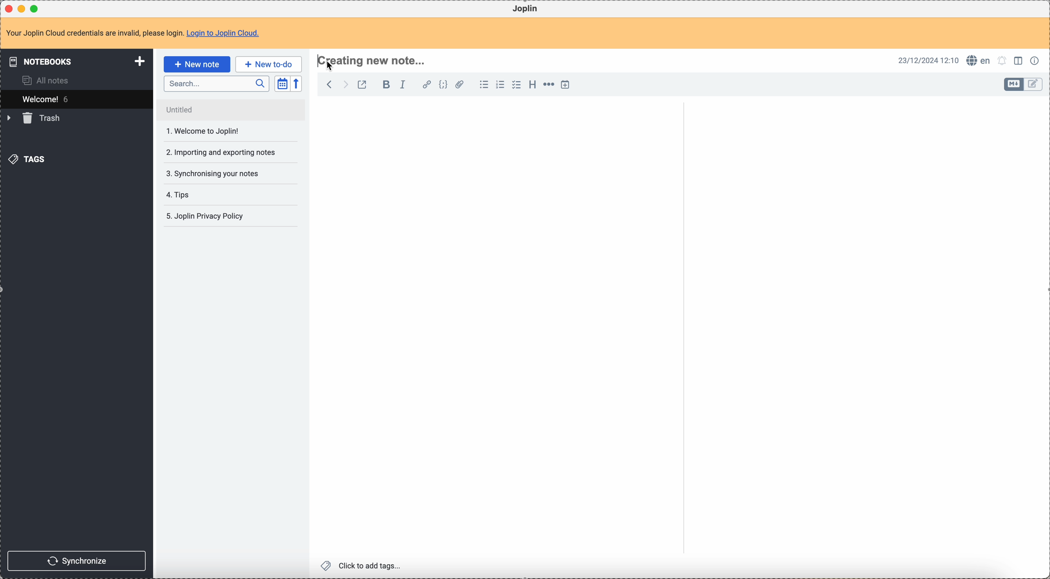 This screenshot has height=579, width=1050. What do you see at coordinates (327, 84) in the screenshot?
I see `back` at bounding box center [327, 84].